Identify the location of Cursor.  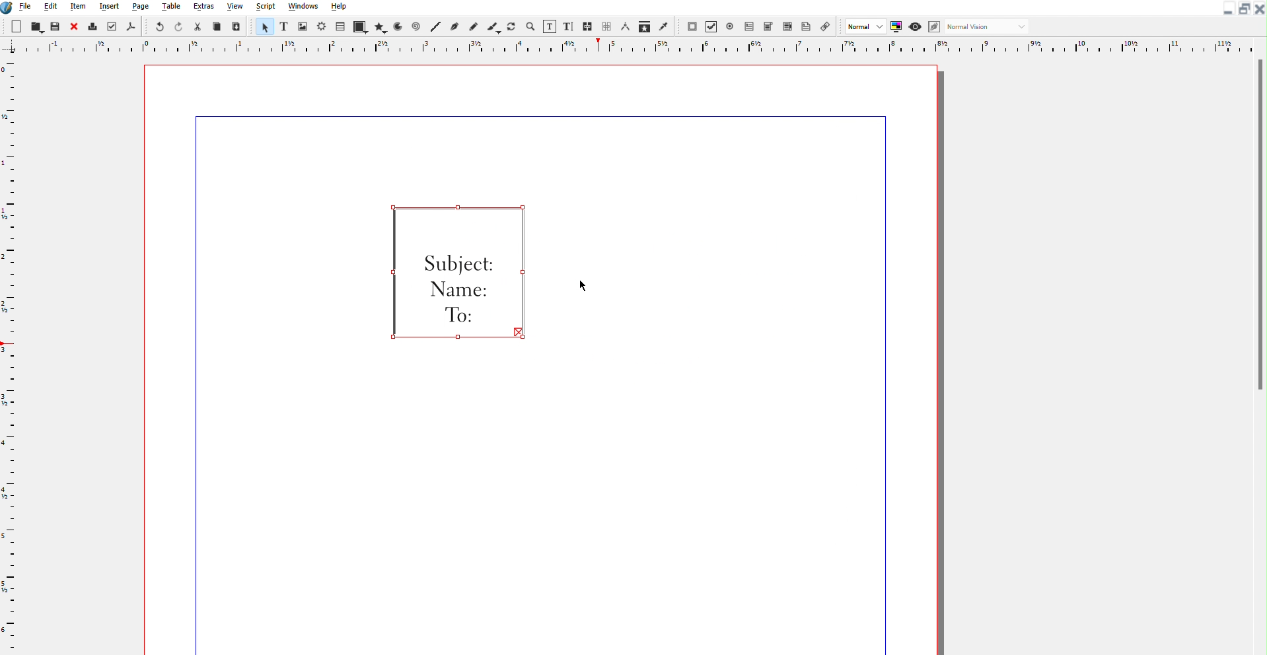
(584, 285).